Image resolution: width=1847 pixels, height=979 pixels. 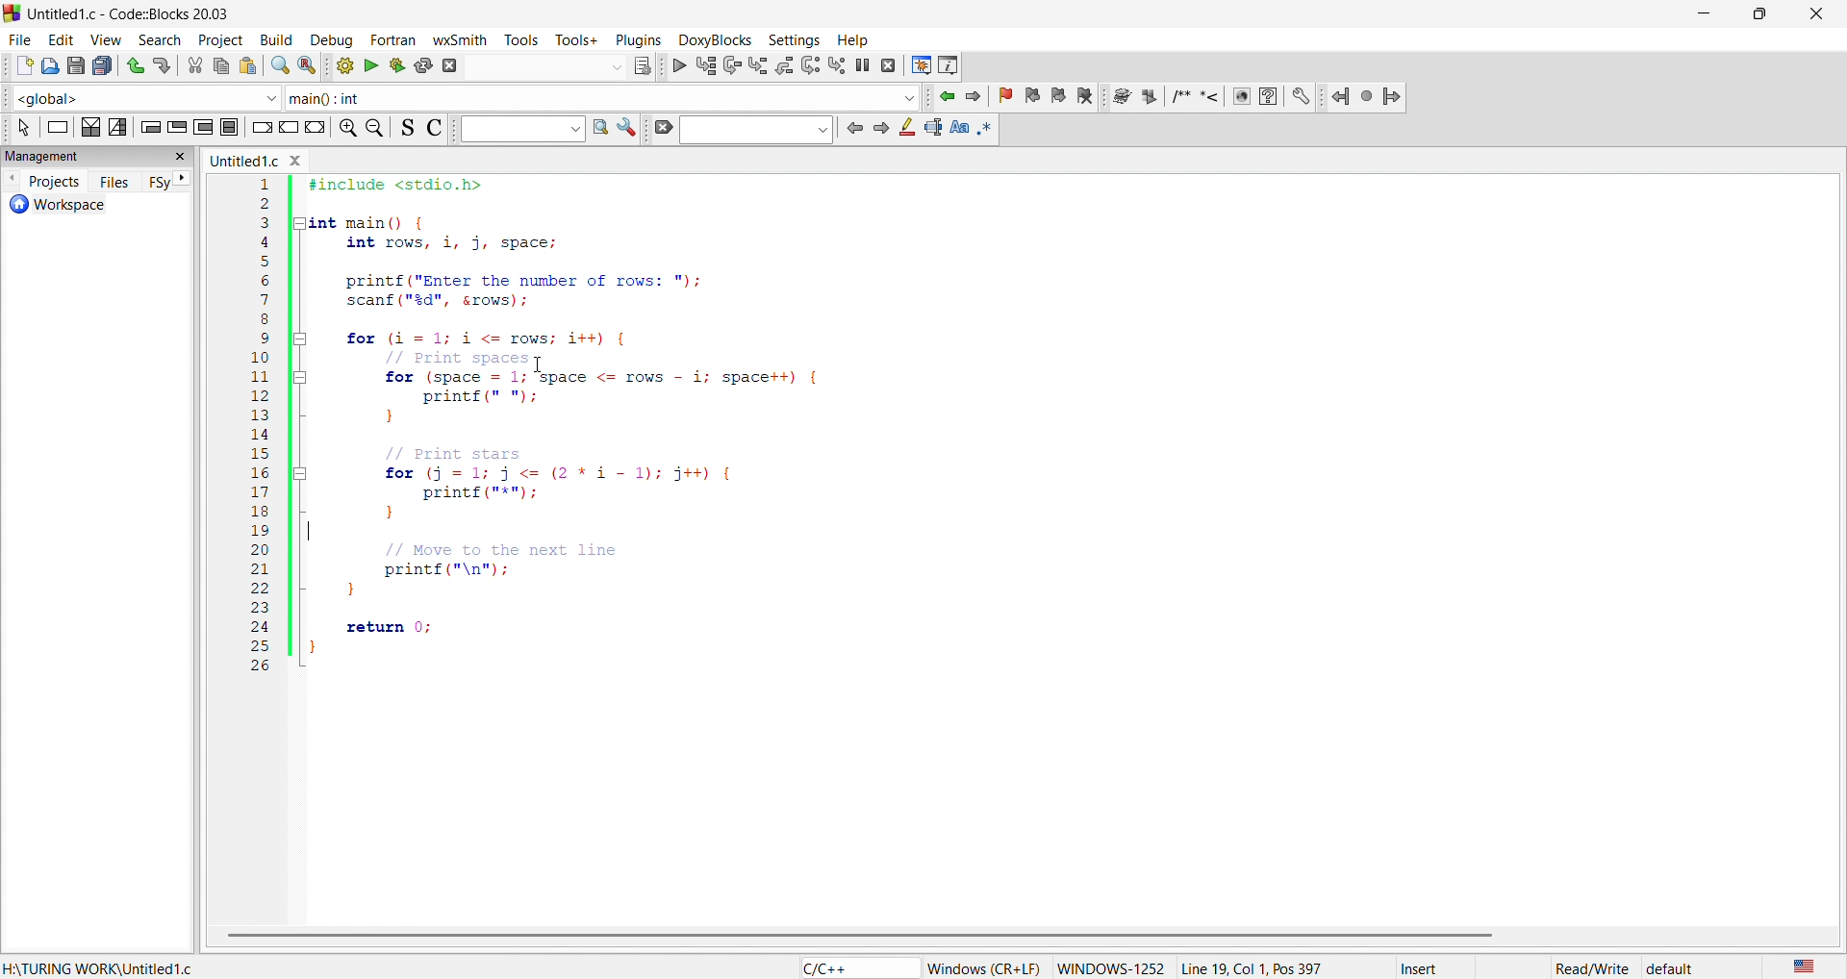 I want to click on save, so click(x=73, y=66).